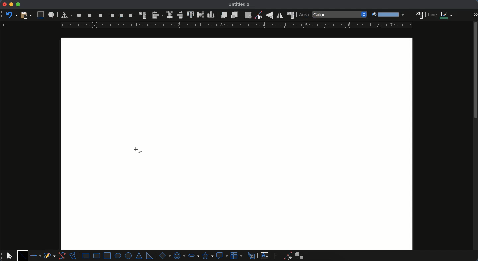 The width and height of the screenshot is (478, 261). I want to click on after, so click(132, 15).